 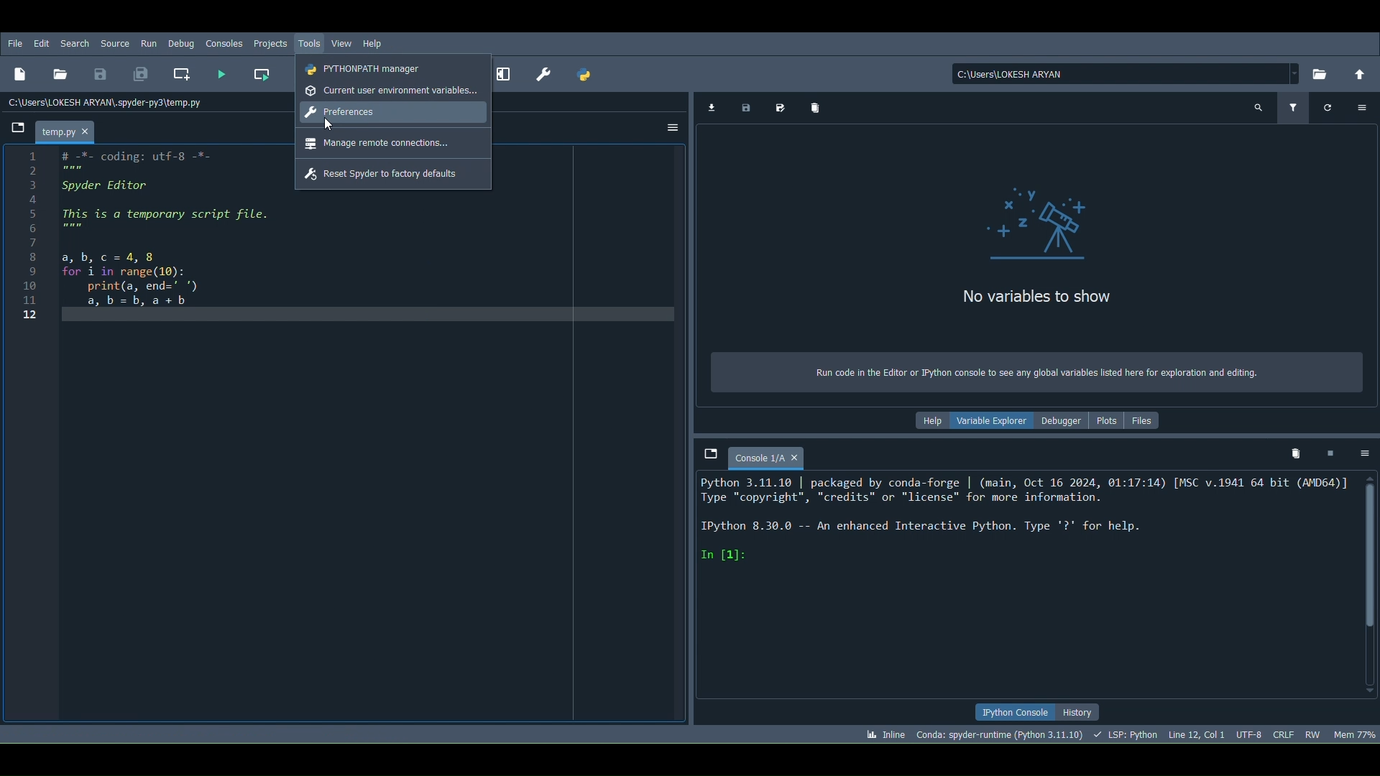 I want to click on File permissions, so click(x=1312, y=734).